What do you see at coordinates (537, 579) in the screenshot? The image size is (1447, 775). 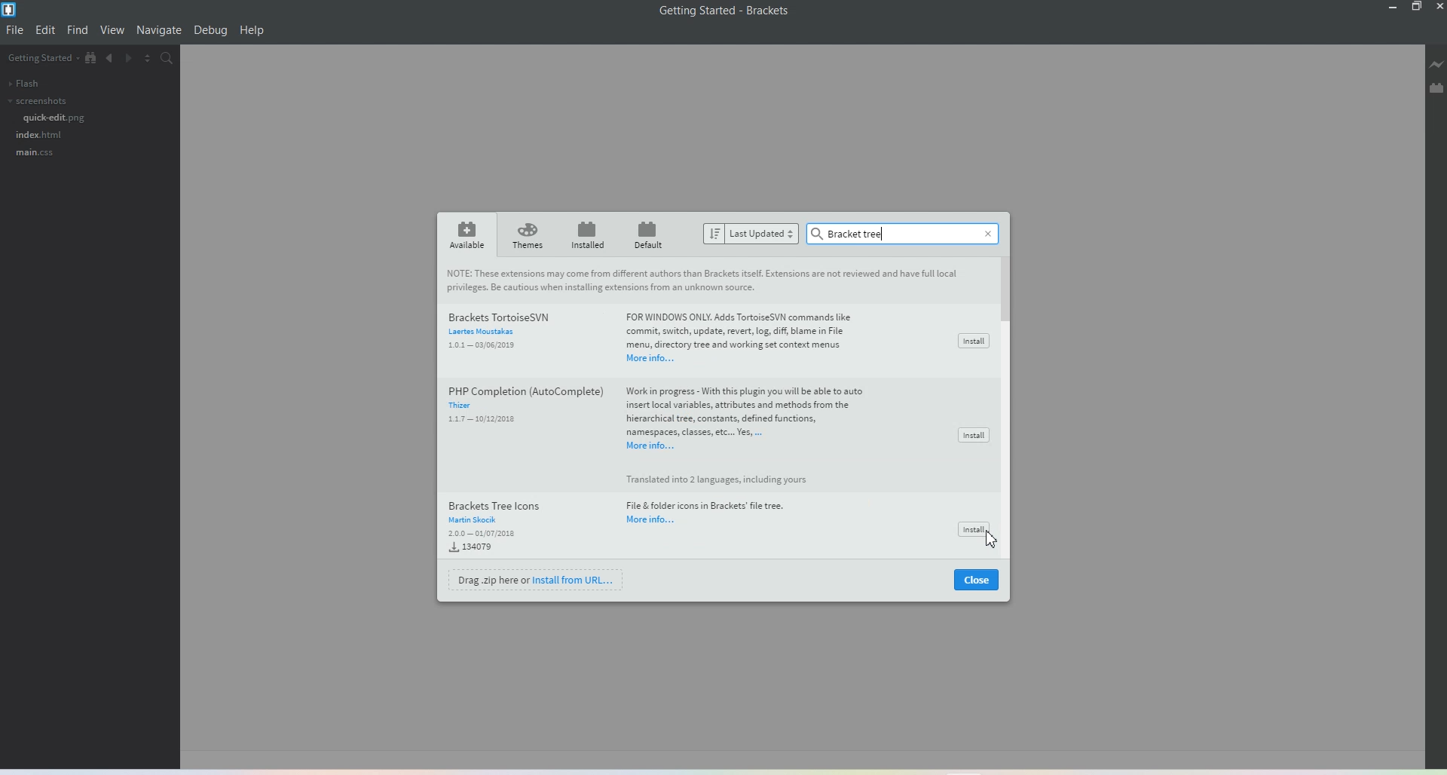 I see `Install from URL` at bounding box center [537, 579].